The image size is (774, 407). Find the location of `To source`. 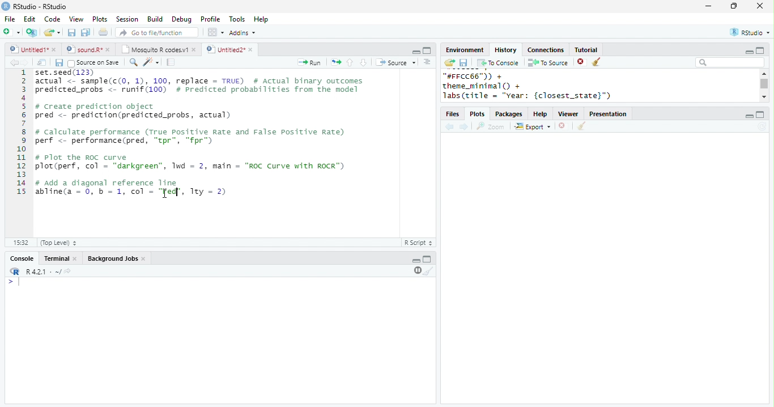

To source is located at coordinates (548, 62).